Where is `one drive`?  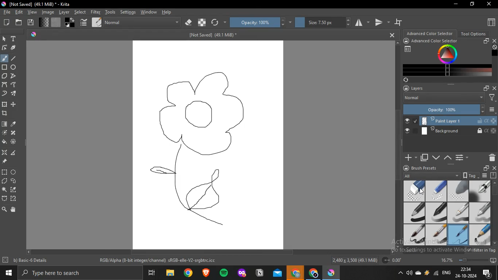 one drive is located at coordinates (419, 273).